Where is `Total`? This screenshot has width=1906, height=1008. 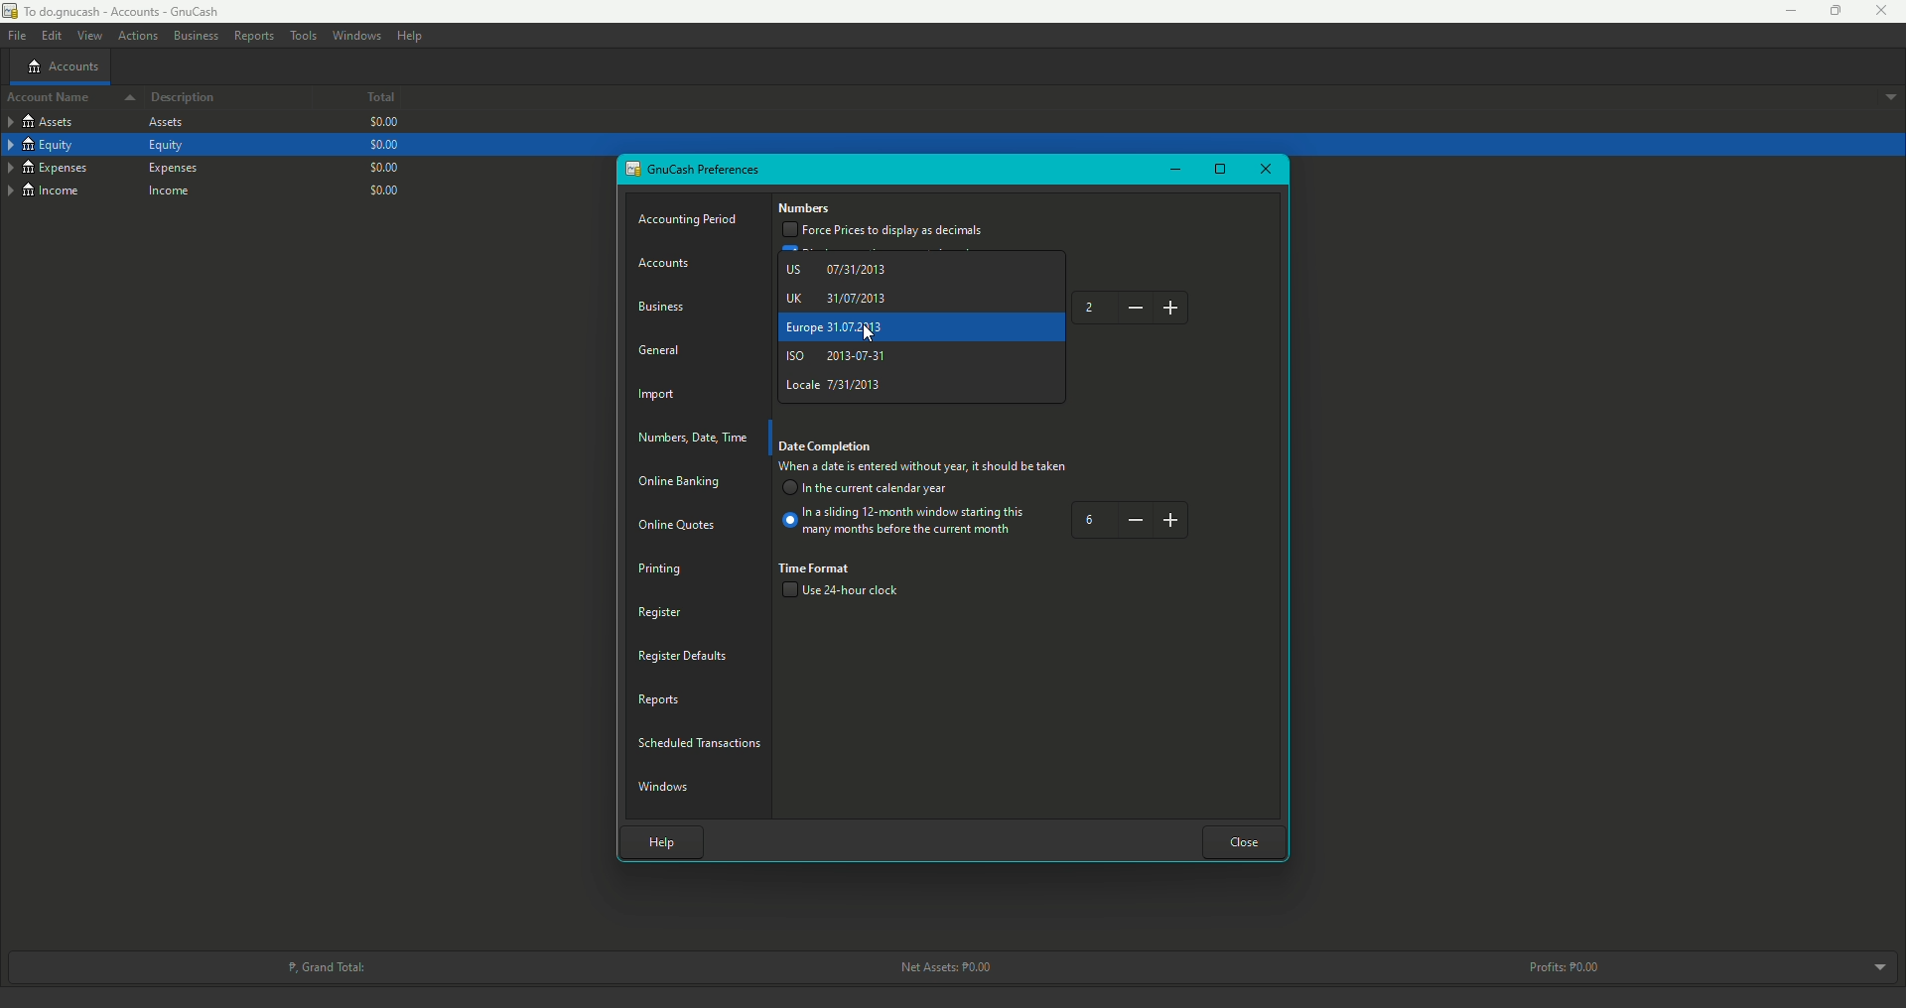
Total is located at coordinates (365, 99).